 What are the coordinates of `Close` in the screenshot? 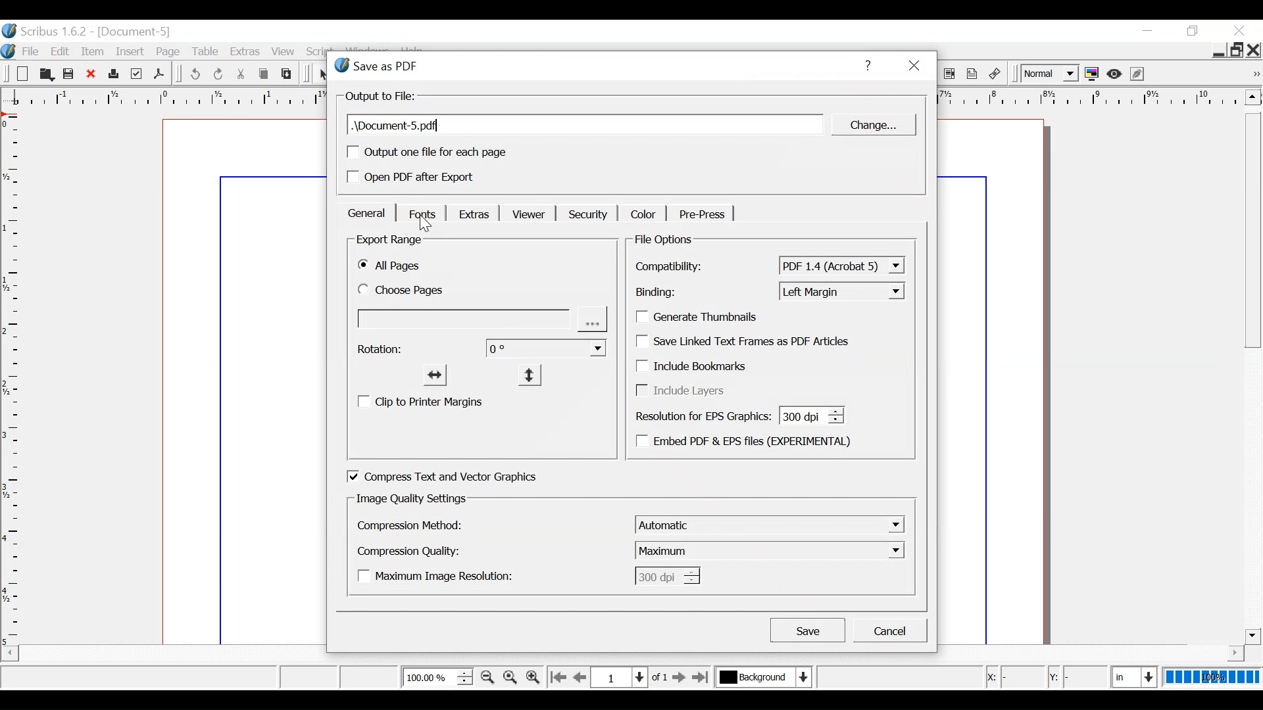 It's located at (91, 75).